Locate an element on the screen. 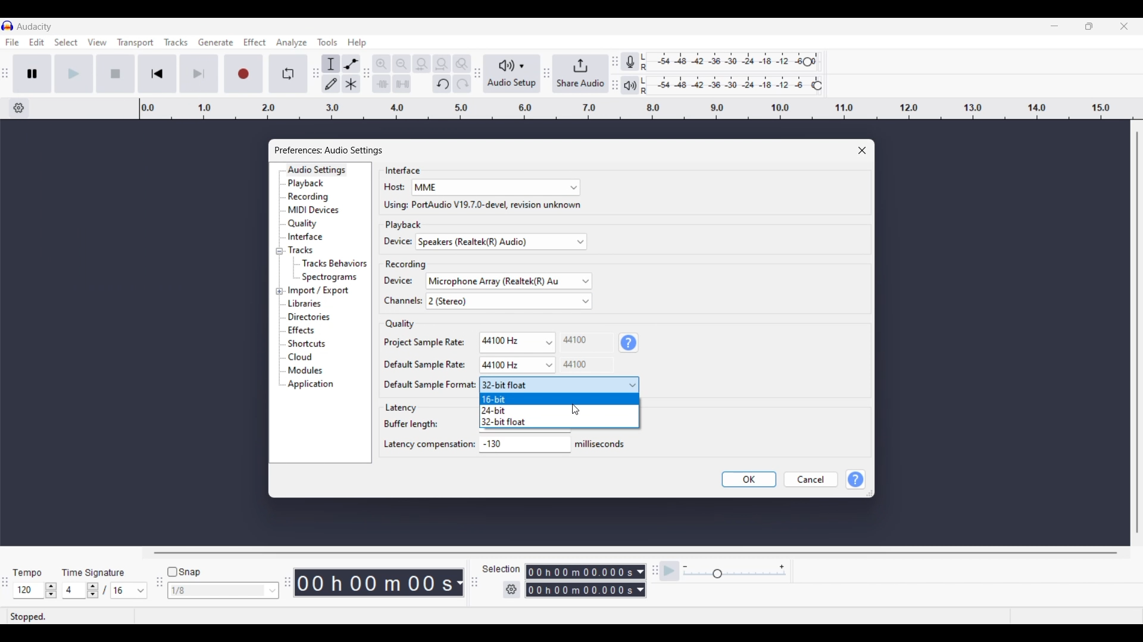 The image size is (1143, 642). Multitool is located at coordinates (351, 84).